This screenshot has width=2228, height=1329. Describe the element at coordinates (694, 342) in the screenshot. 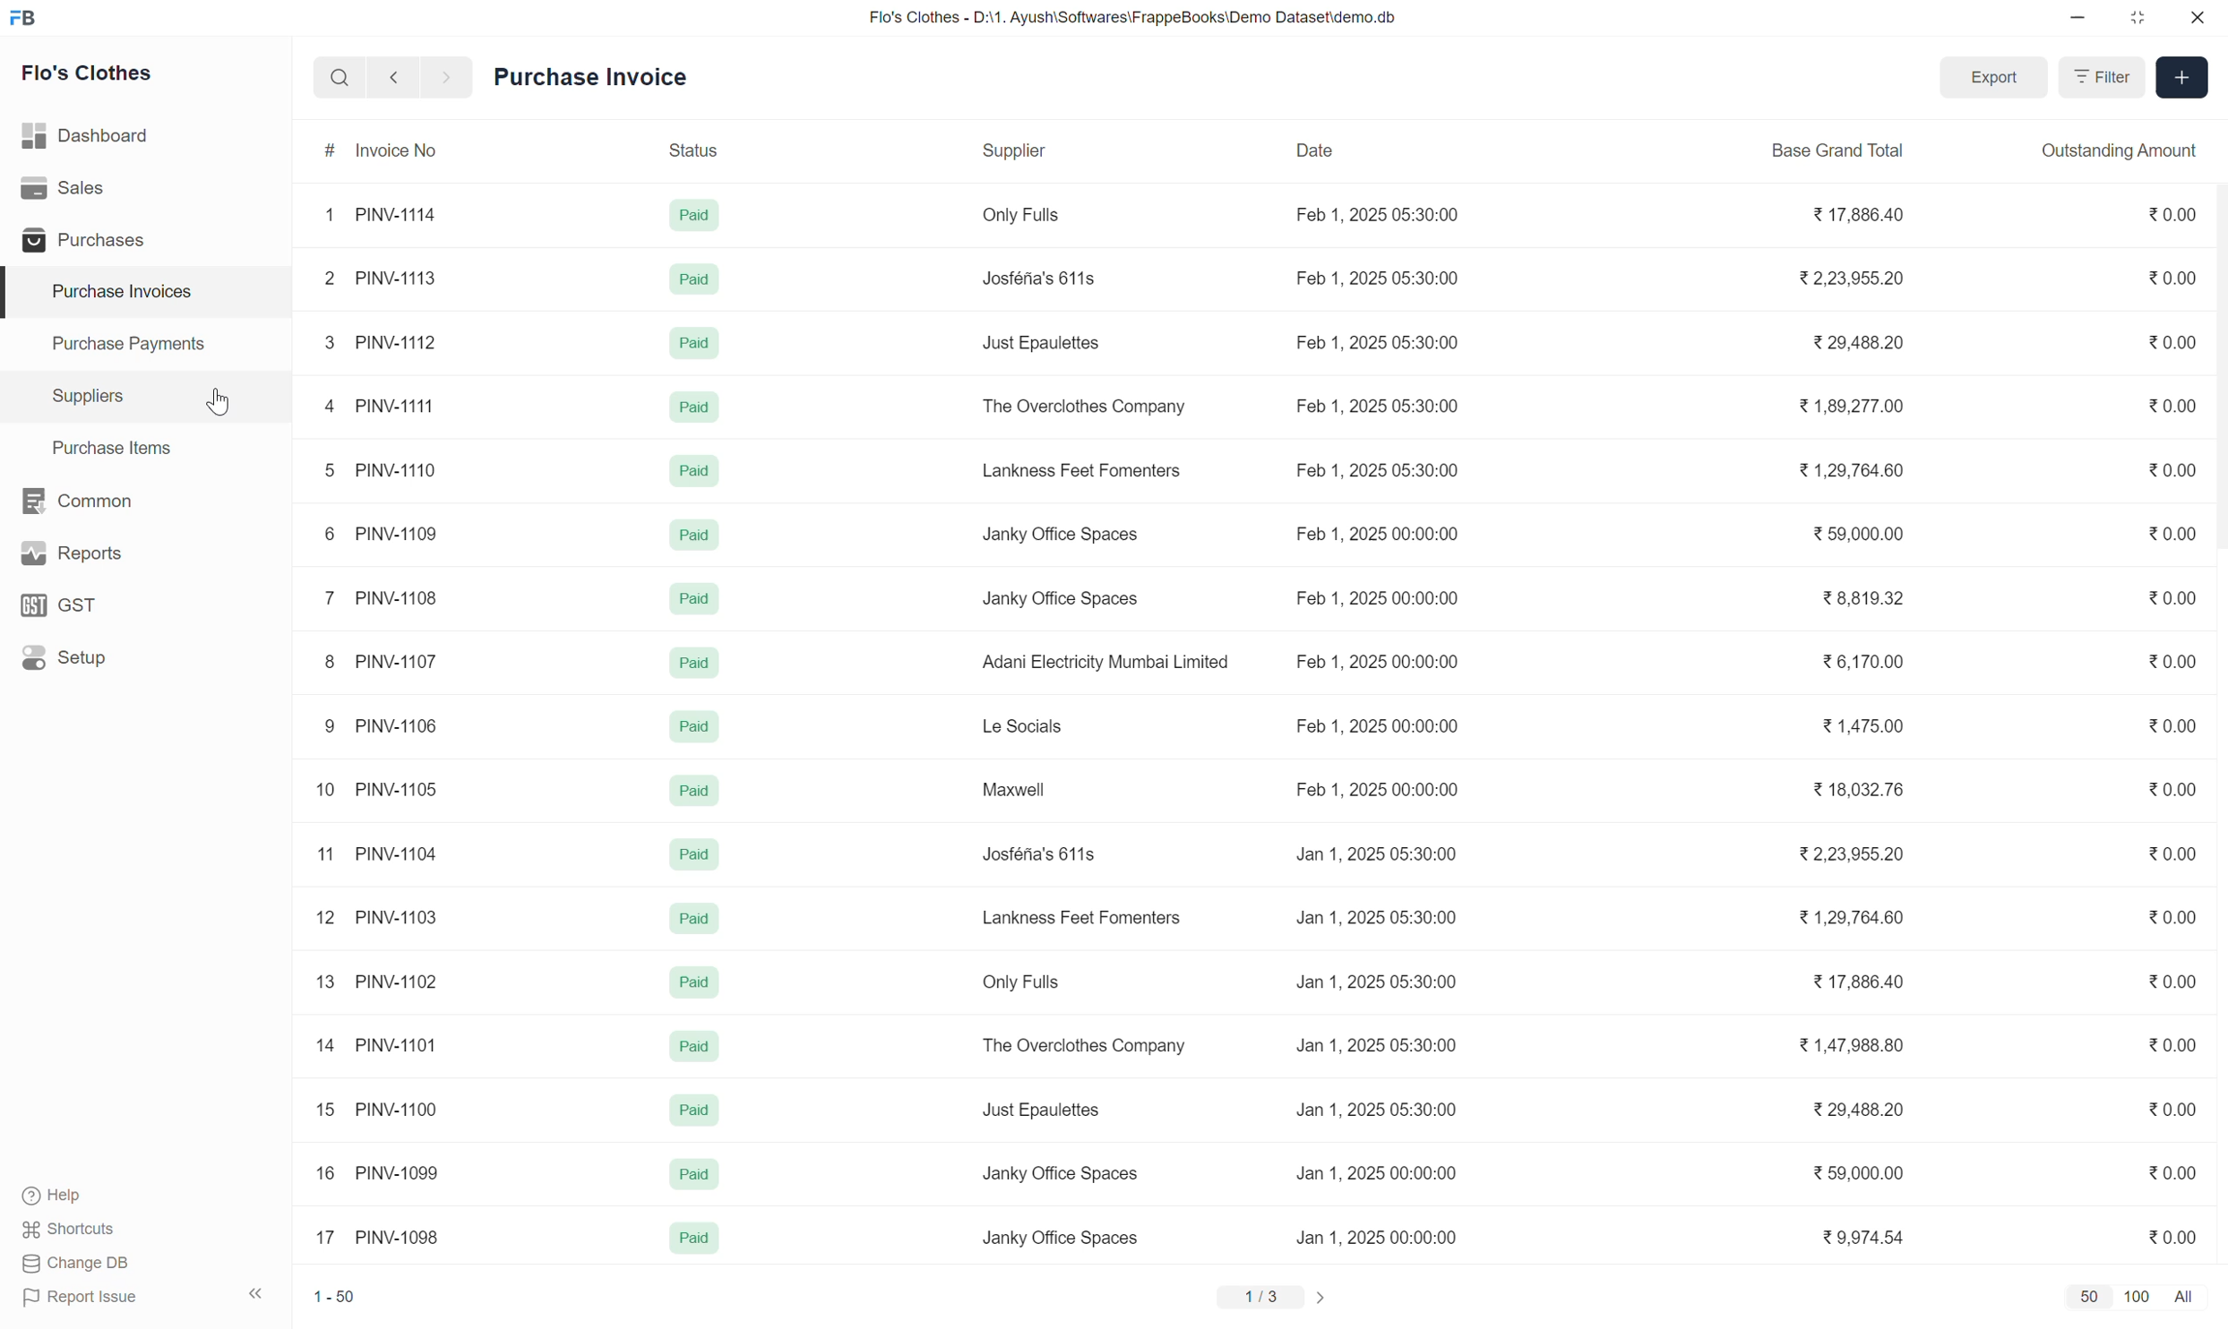

I see `Paid` at that location.